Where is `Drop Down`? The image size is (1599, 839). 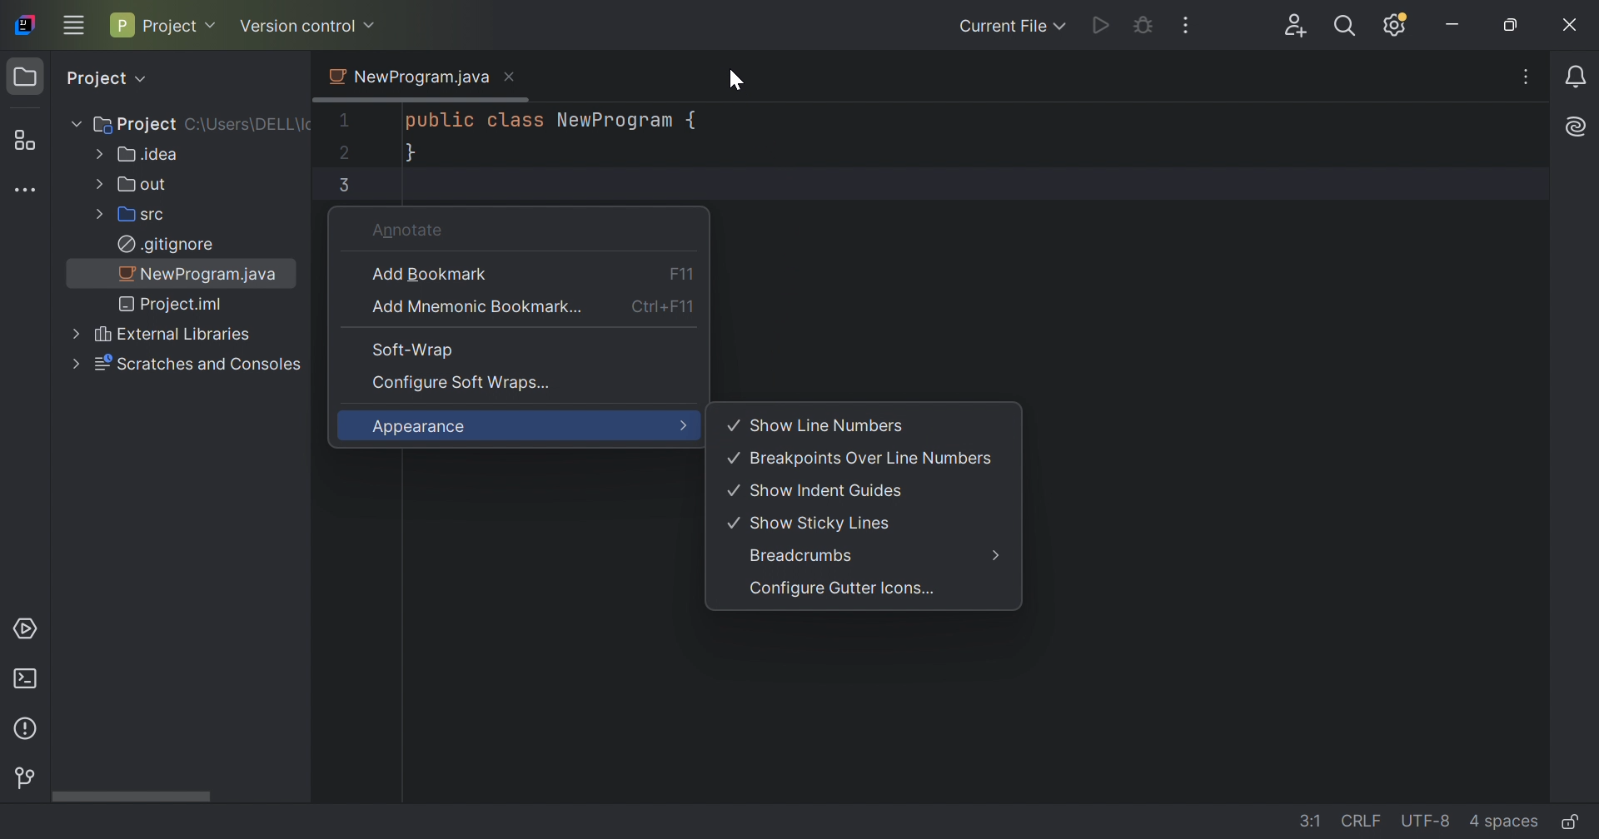 Drop Down is located at coordinates (73, 332).